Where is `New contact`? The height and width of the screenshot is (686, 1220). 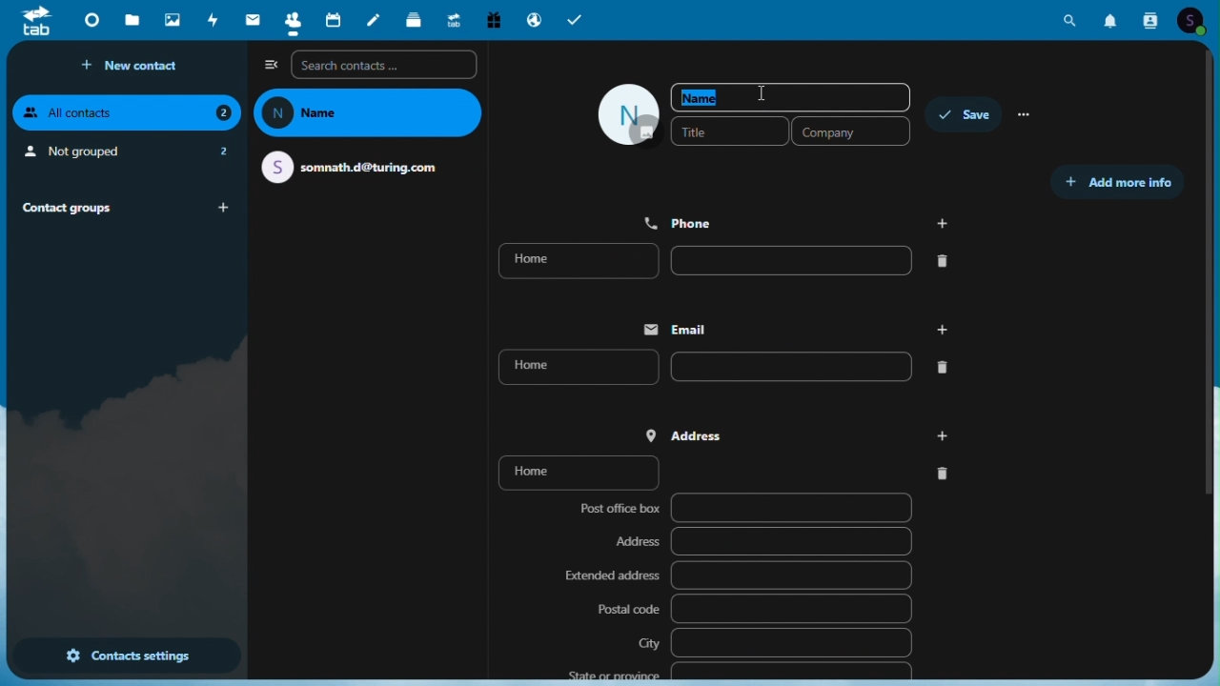
New contact is located at coordinates (135, 66).